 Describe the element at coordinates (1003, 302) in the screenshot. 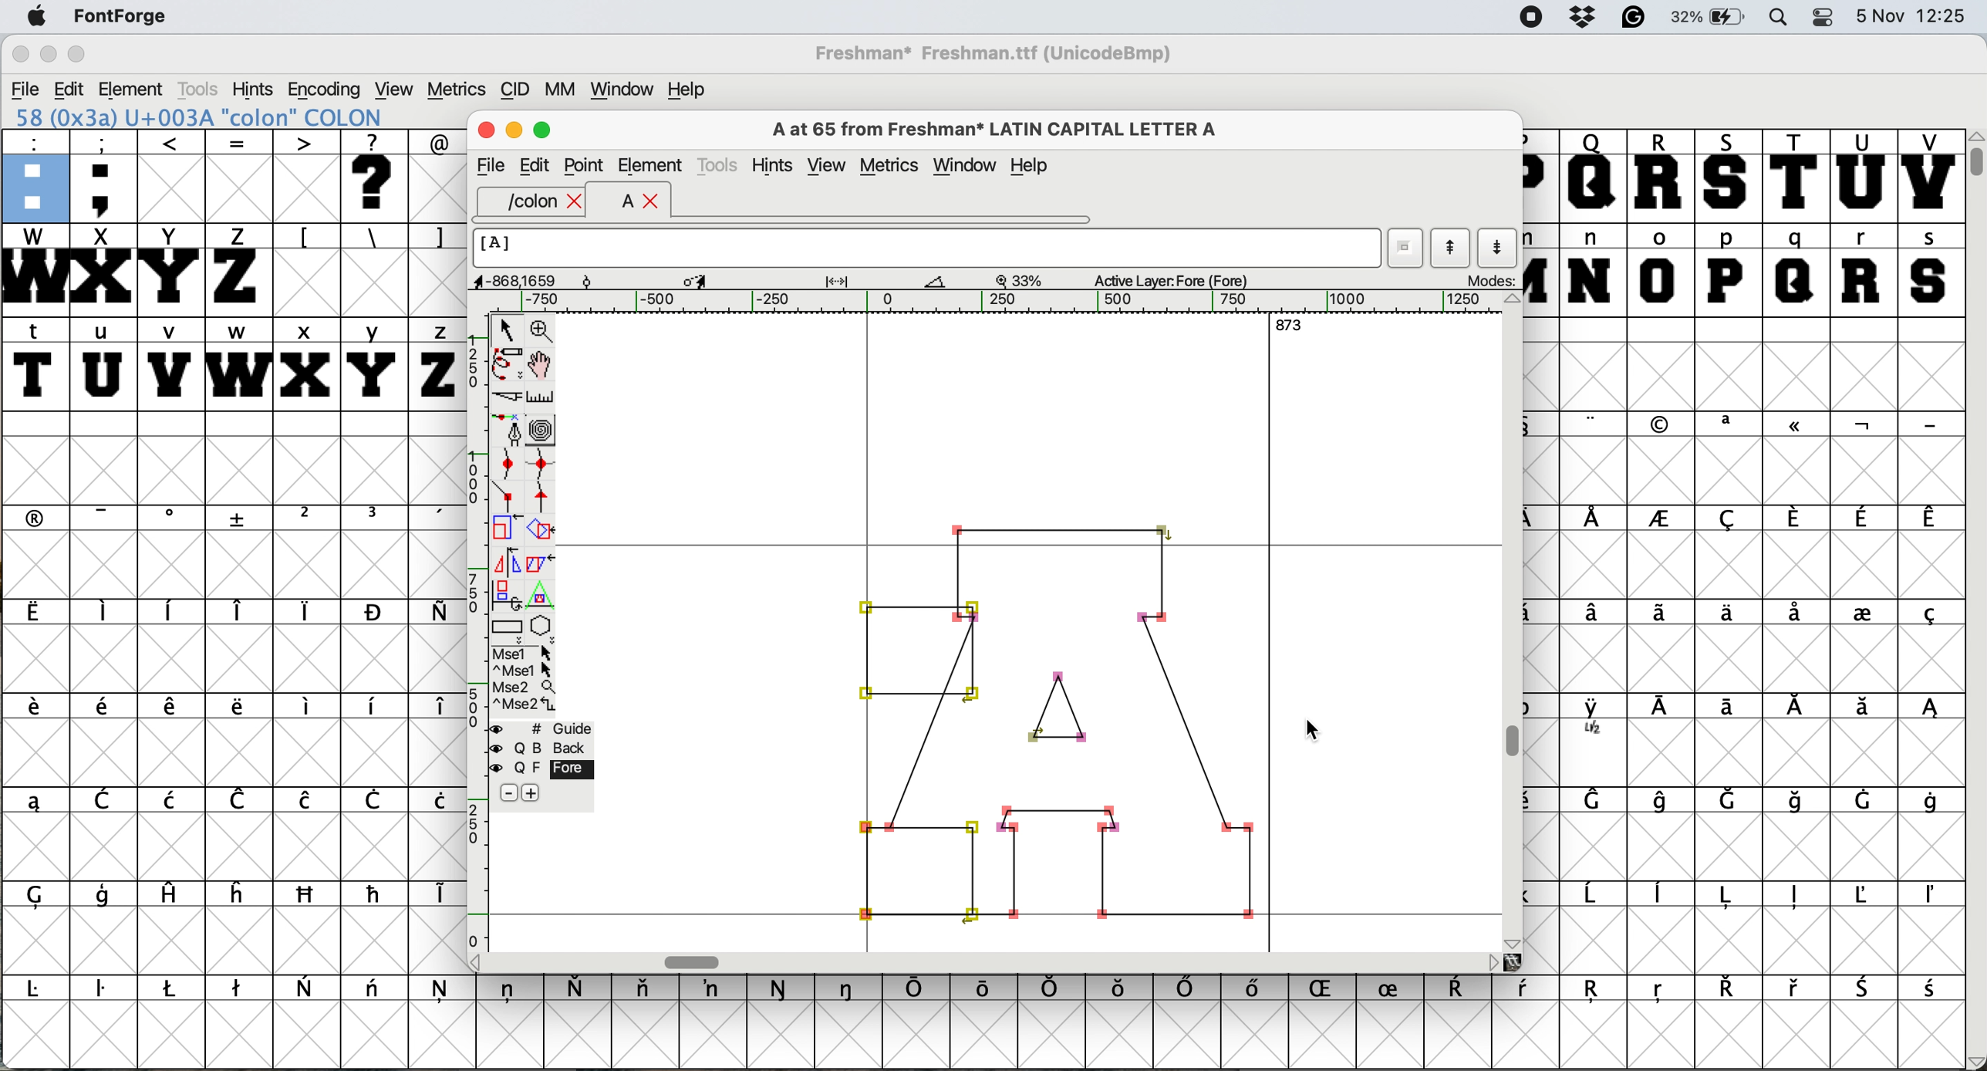

I see `horizontal scale` at that location.